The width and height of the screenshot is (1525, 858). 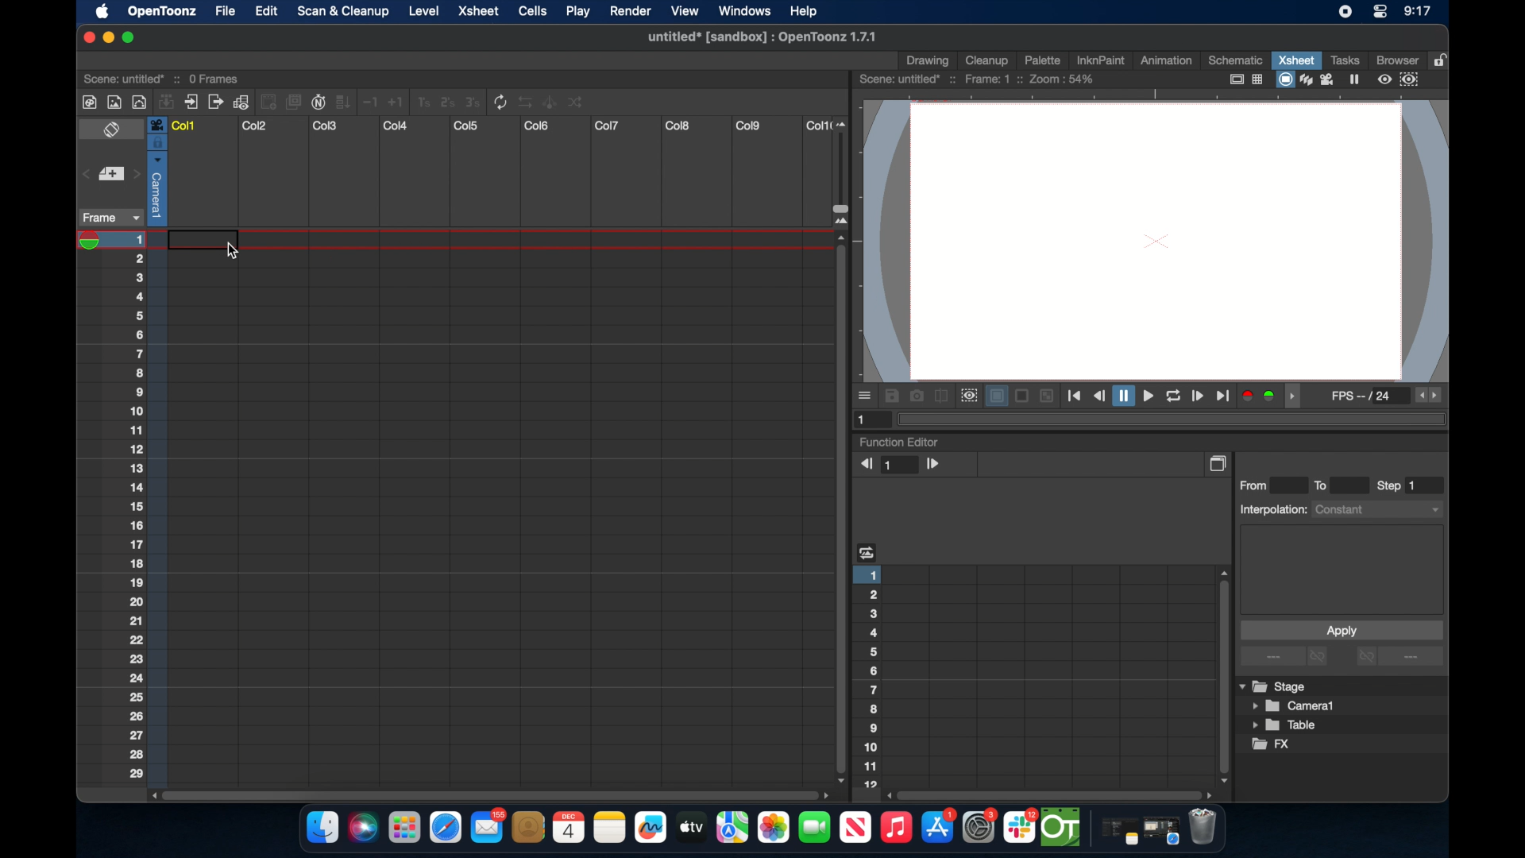 I want to click on opentoonz, so click(x=1062, y=828).